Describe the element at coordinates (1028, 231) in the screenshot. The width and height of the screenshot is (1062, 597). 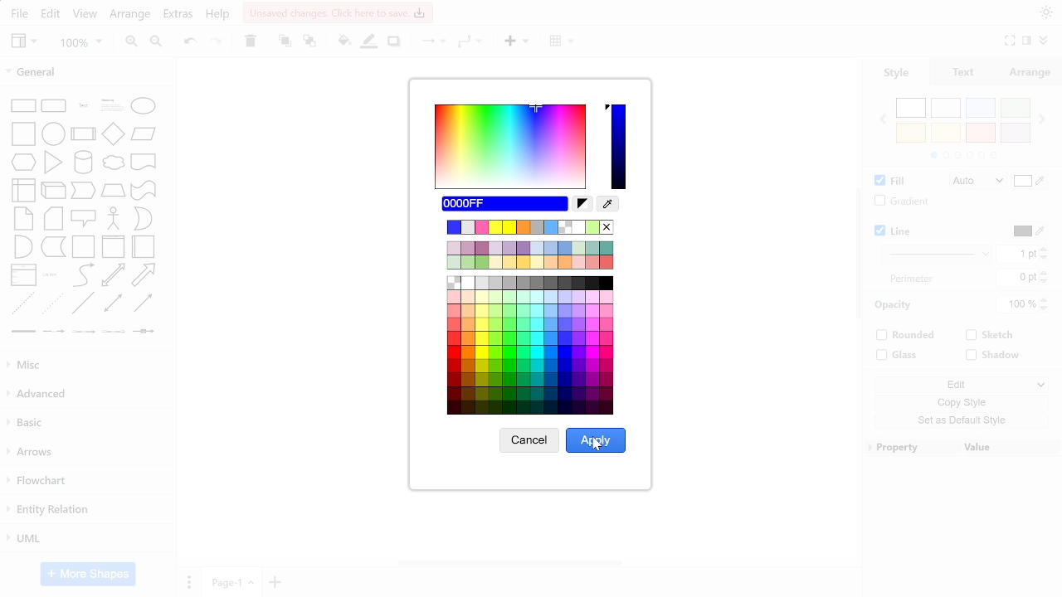
I see `line color` at that location.